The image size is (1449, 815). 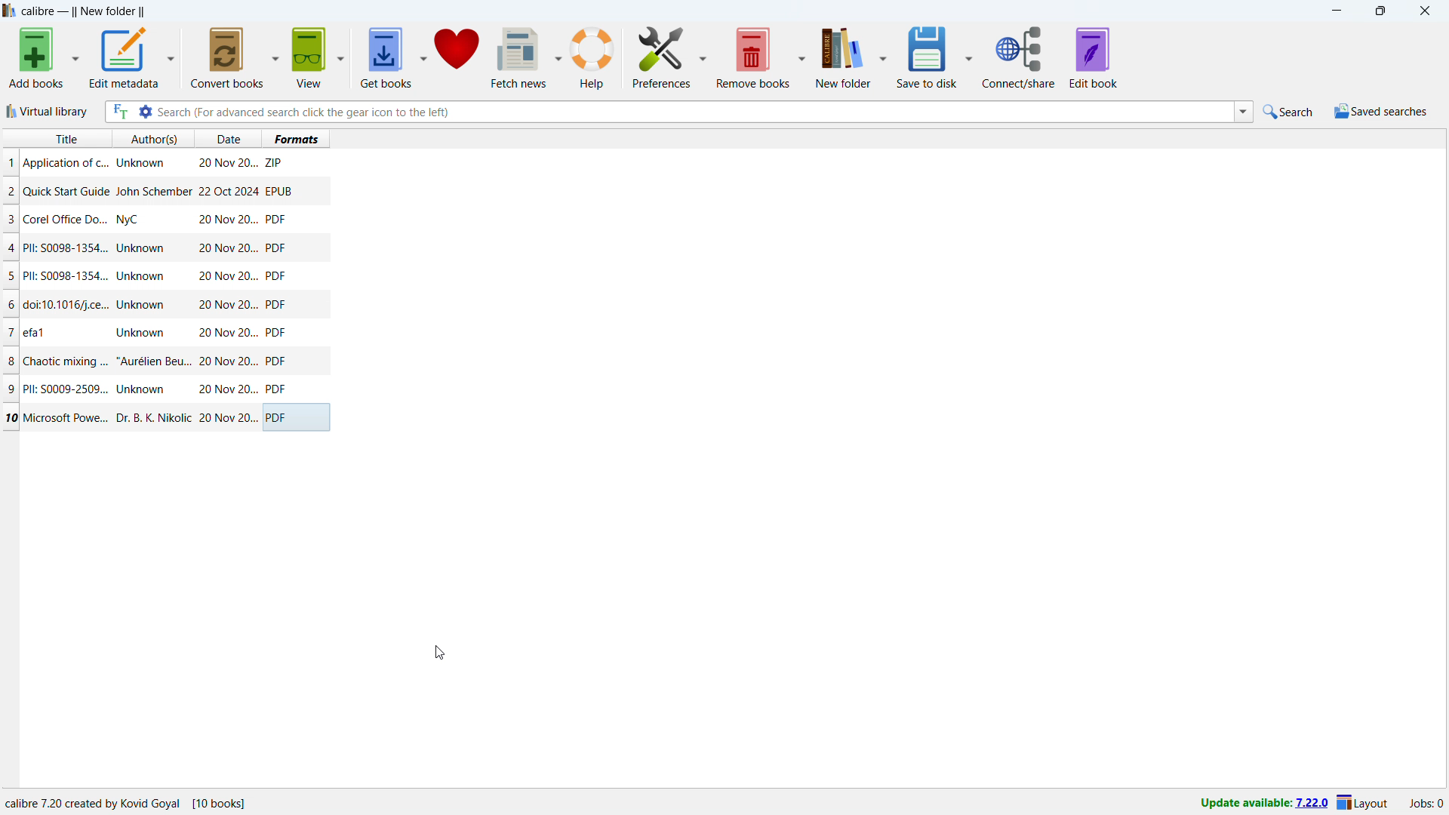 I want to click on 5, so click(x=10, y=278).